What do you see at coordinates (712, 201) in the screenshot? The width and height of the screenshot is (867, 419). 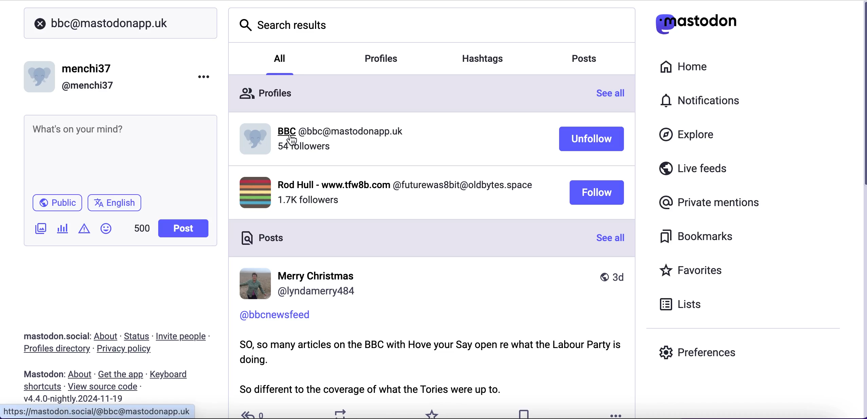 I see `private mentions` at bounding box center [712, 201].